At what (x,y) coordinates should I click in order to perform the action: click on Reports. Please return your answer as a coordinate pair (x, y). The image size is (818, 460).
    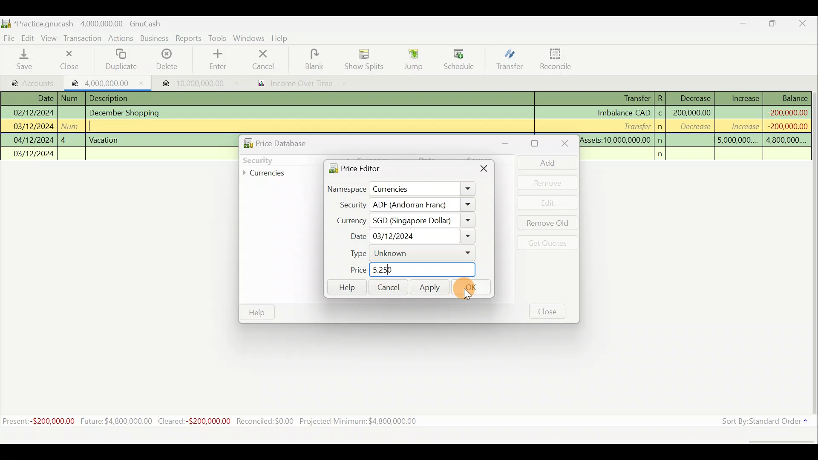
    Looking at the image, I should click on (188, 38).